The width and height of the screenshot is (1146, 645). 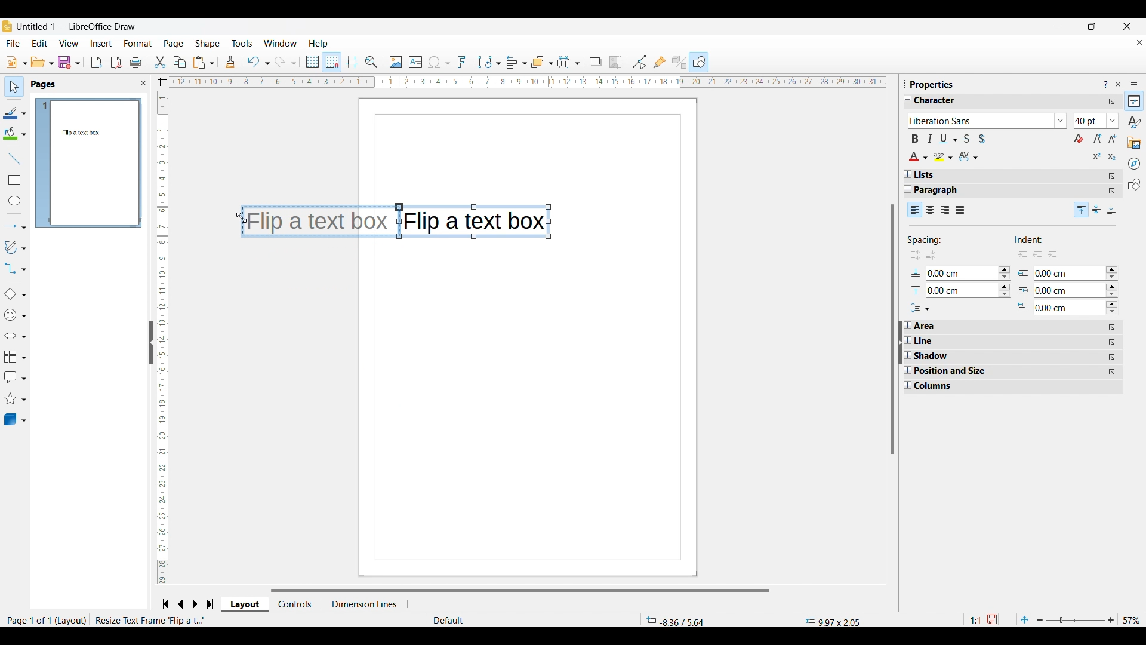 I want to click on Print, so click(x=136, y=63).